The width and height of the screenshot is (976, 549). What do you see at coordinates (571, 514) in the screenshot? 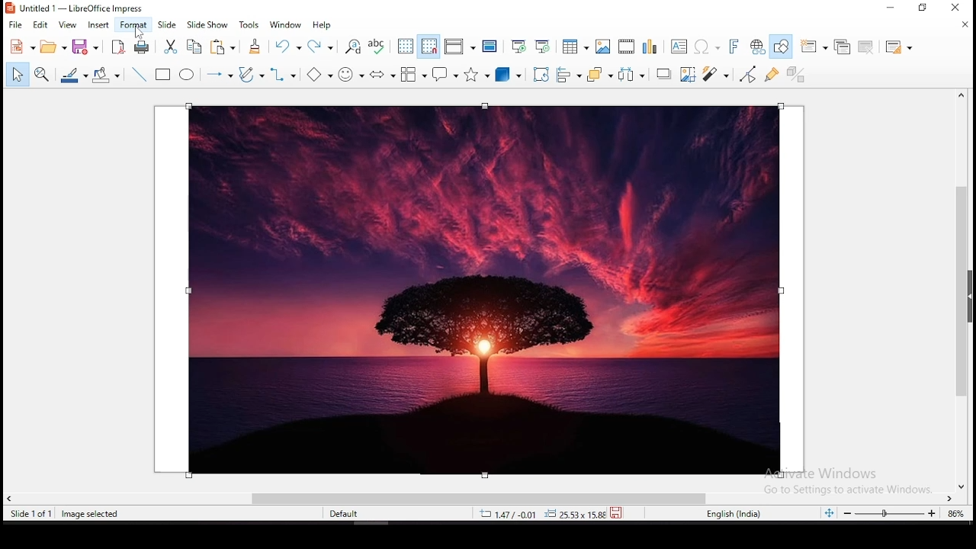
I see `0.00x0.00` at bounding box center [571, 514].